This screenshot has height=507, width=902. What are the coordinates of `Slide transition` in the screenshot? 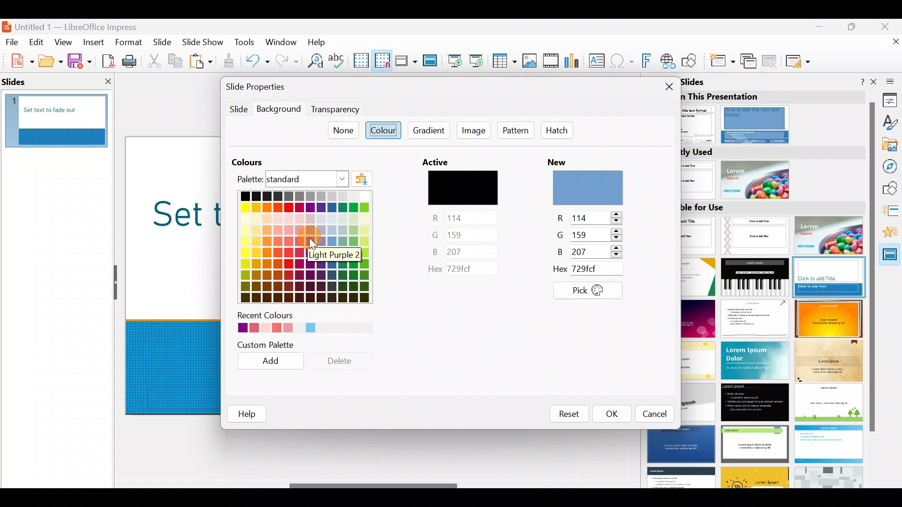 It's located at (891, 212).